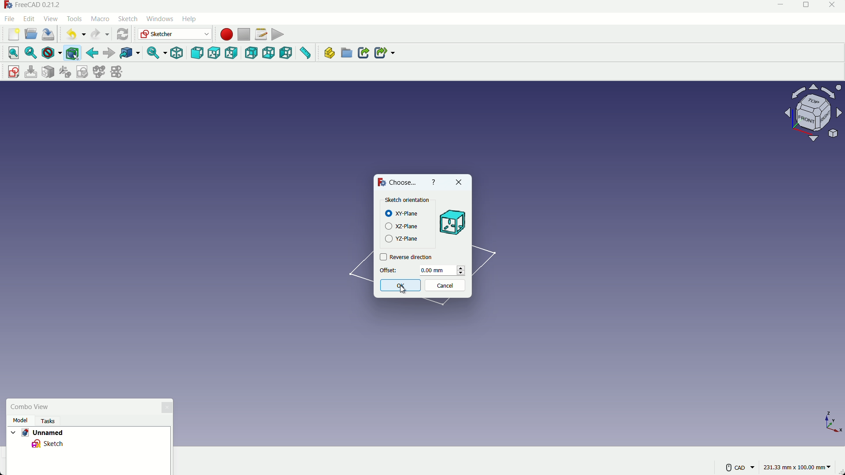 This screenshot has width=845, height=475. Describe the element at coordinates (31, 72) in the screenshot. I see `edit sketch` at that location.